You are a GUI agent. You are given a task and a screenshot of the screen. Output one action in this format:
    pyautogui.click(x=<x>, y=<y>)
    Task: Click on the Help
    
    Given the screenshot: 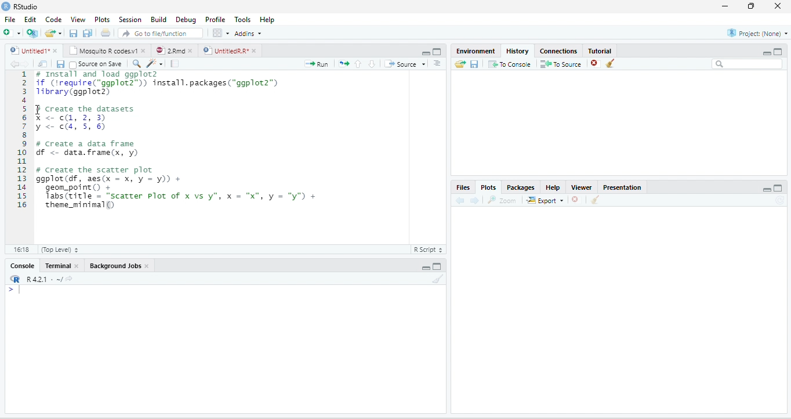 What is the action you would take?
    pyautogui.click(x=553, y=187)
    